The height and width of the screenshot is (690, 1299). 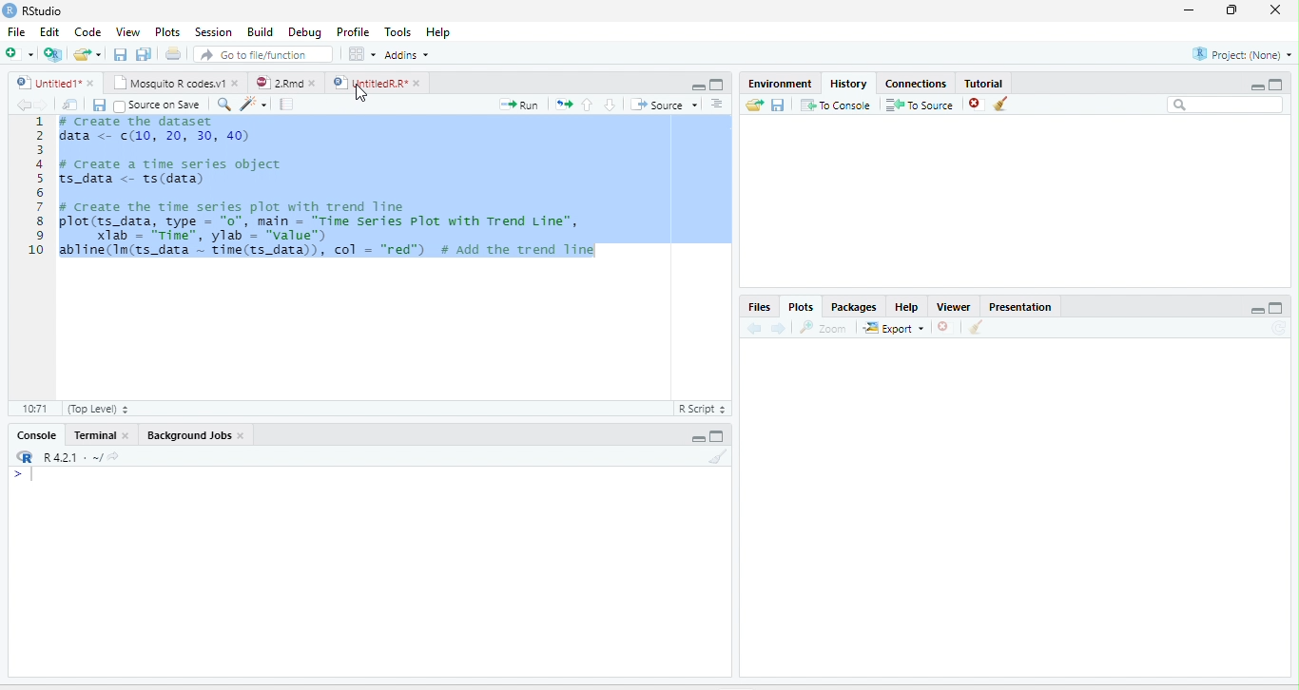 I want to click on Code tools, so click(x=253, y=104).